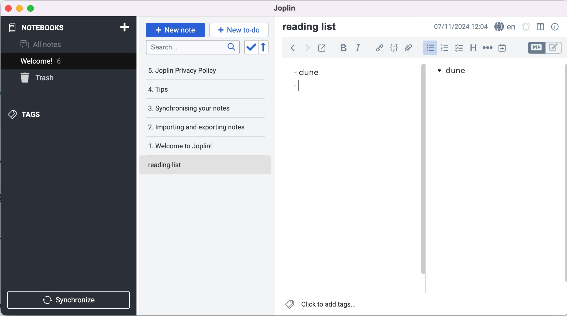 The height and width of the screenshot is (316, 567). I want to click on search, so click(193, 47).